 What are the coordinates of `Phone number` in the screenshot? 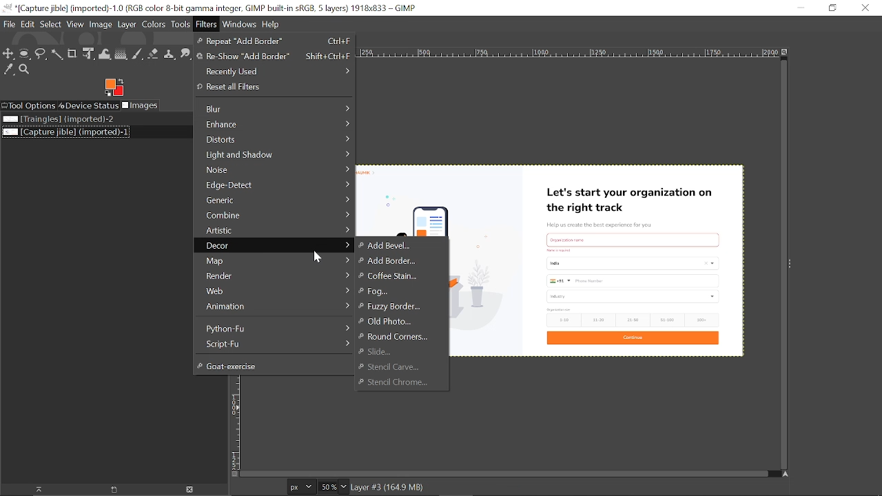 It's located at (635, 280).